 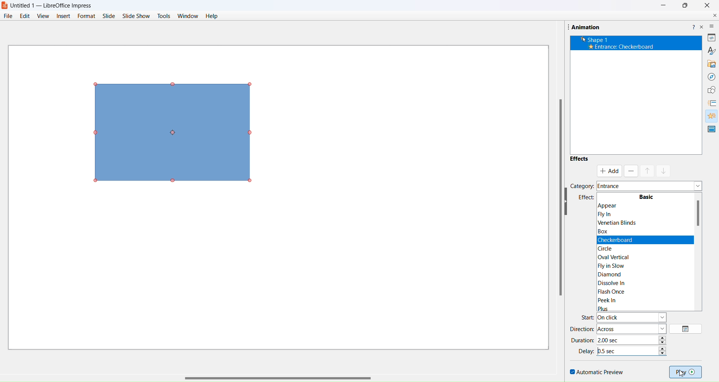 What do you see at coordinates (86, 15) in the screenshot?
I see `format` at bounding box center [86, 15].